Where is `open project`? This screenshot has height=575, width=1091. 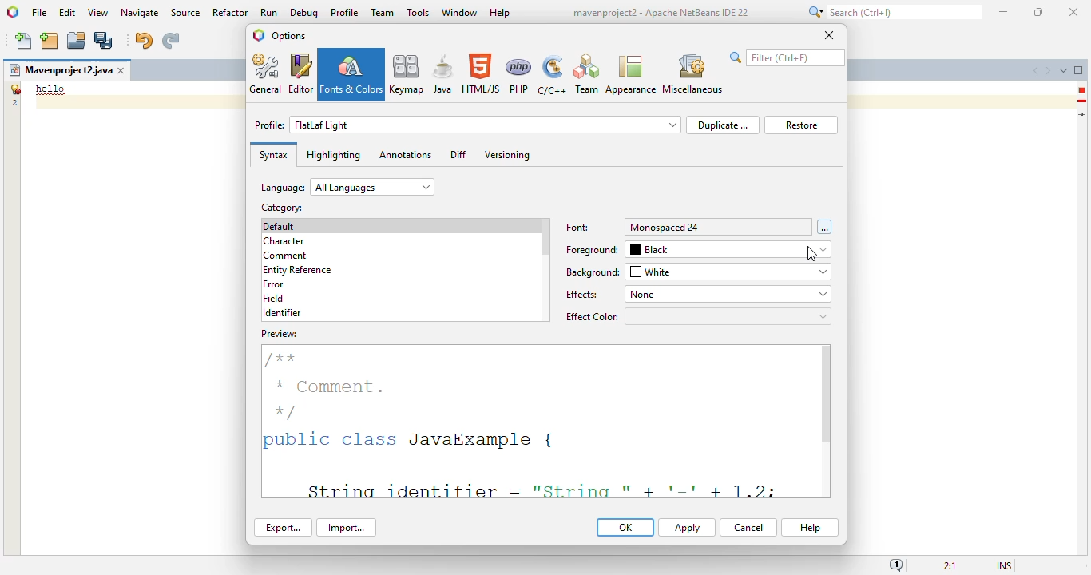 open project is located at coordinates (77, 41).